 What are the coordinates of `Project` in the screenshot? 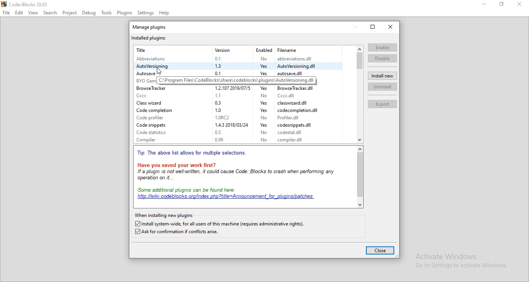 It's located at (69, 13).